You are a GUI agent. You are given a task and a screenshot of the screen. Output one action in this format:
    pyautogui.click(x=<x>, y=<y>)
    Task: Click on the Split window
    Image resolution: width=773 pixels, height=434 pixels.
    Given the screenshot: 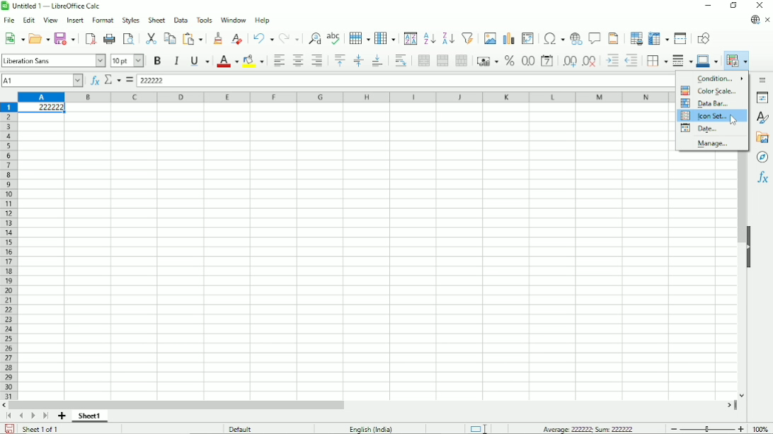 What is the action you would take?
    pyautogui.click(x=680, y=38)
    